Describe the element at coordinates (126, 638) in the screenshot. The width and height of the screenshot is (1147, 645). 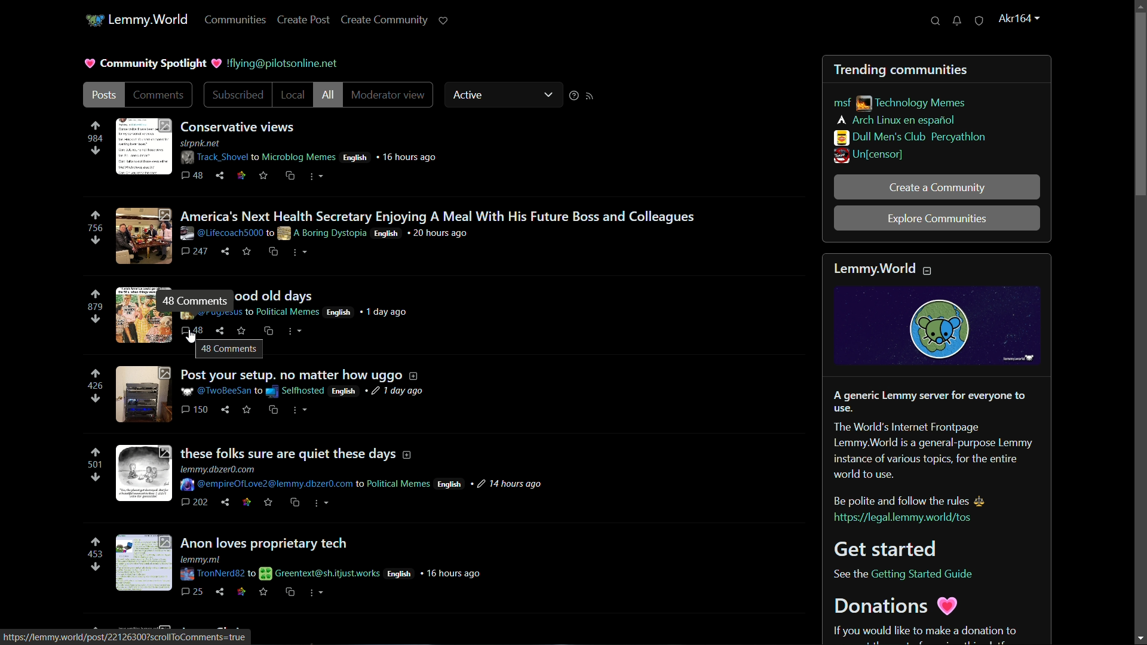
I see `text` at that location.